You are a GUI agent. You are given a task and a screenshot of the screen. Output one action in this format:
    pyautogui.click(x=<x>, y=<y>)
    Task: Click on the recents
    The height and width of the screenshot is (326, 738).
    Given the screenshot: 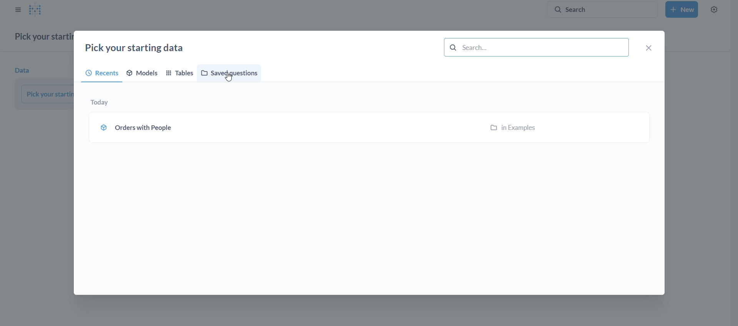 What is the action you would take?
    pyautogui.click(x=98, y=73)
    